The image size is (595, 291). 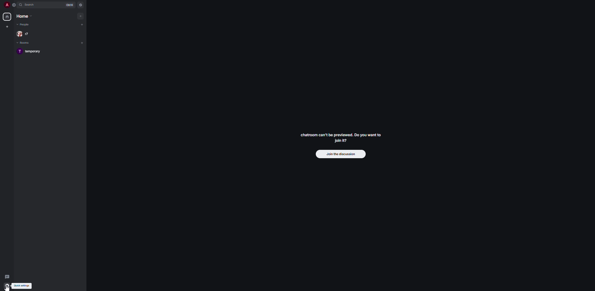 What do you see at coordinates (82, 24) in the screenshot?
I see `add` at bounding box center [82, 24].